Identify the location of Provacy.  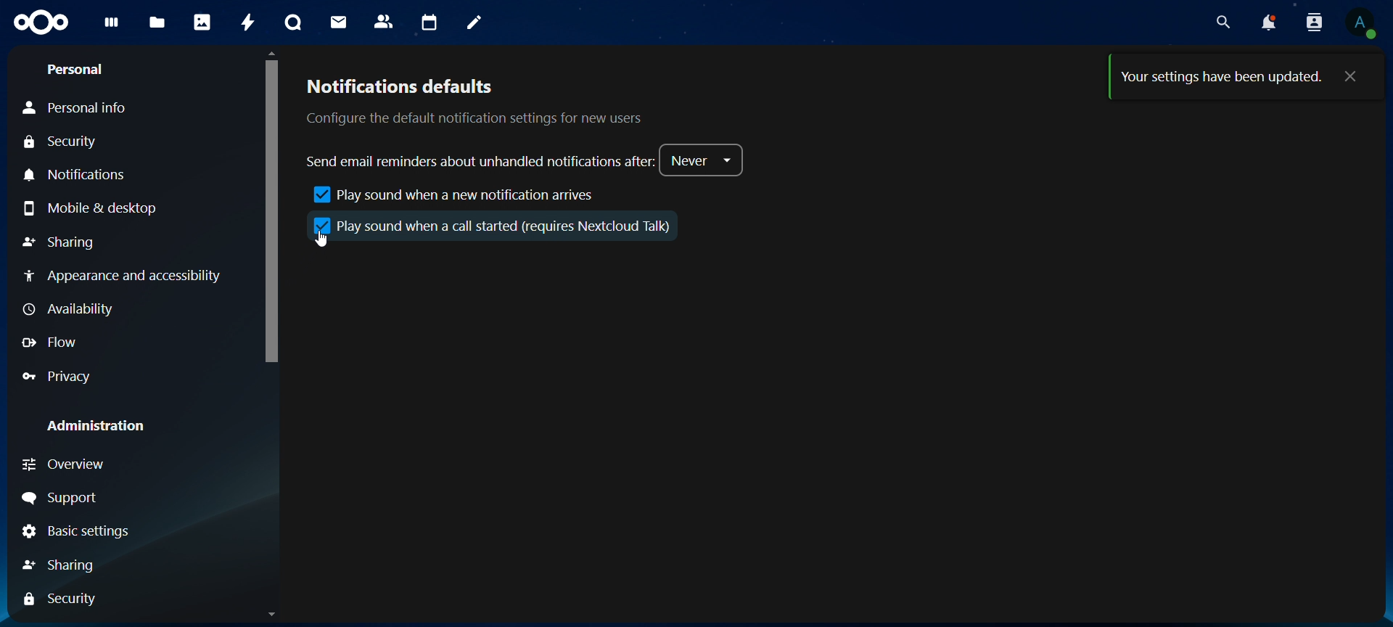
(56, 378).